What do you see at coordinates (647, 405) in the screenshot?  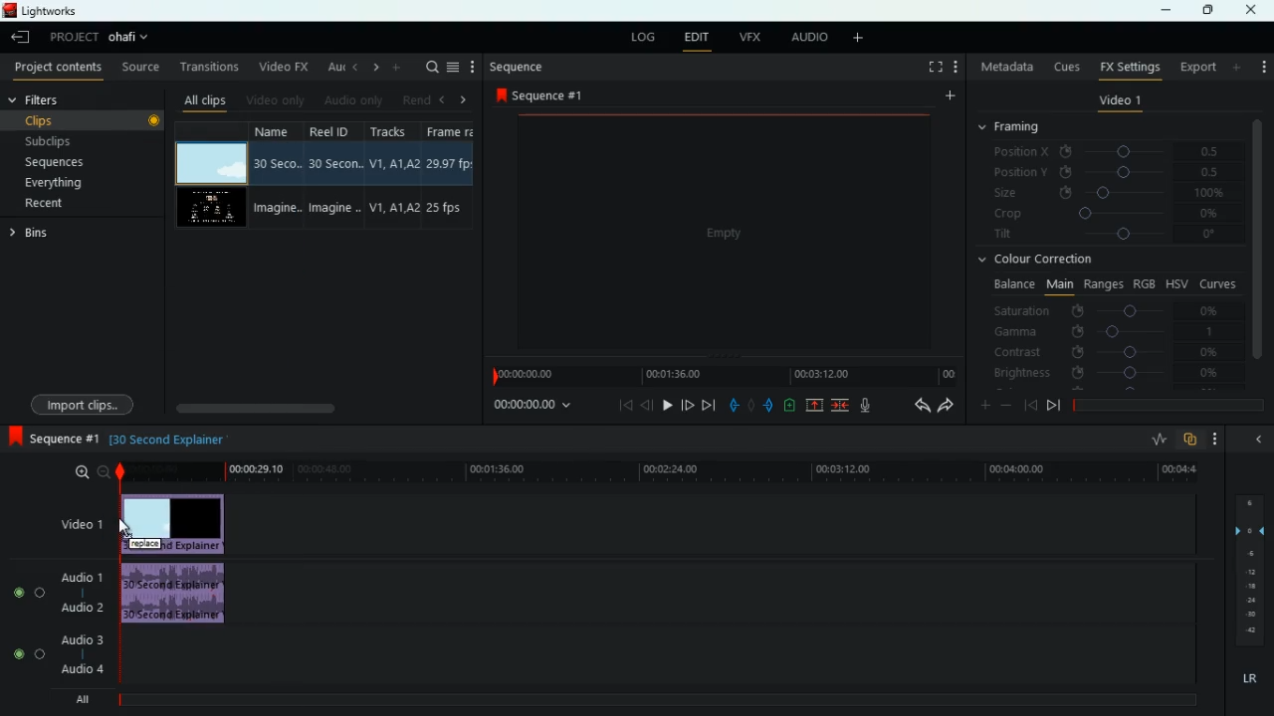 I see `back` at bounding box center [647, 405].